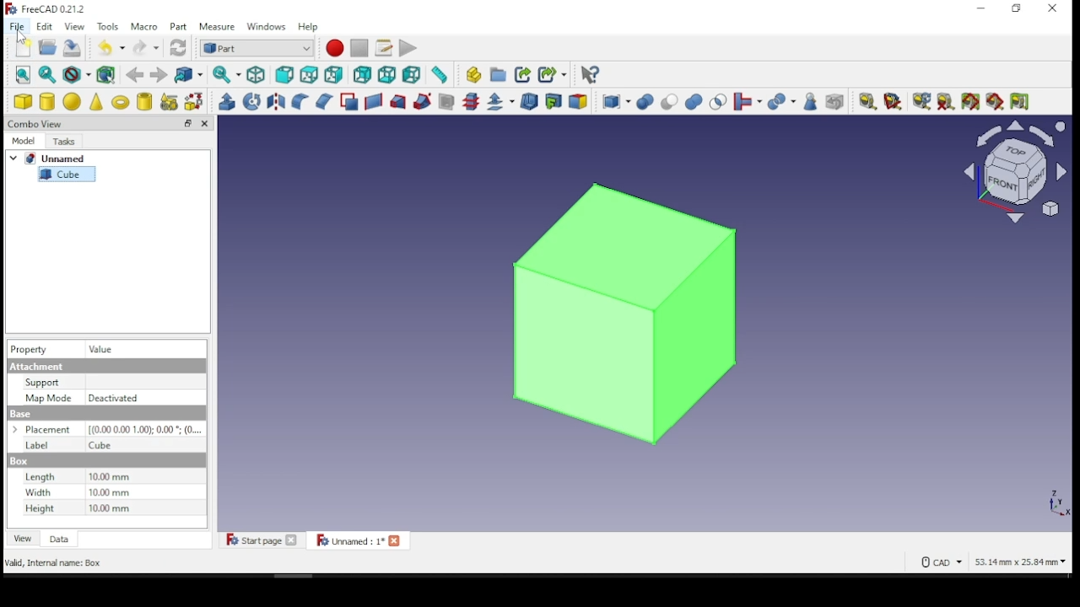  I want to click on sweep, so click(424, 101).